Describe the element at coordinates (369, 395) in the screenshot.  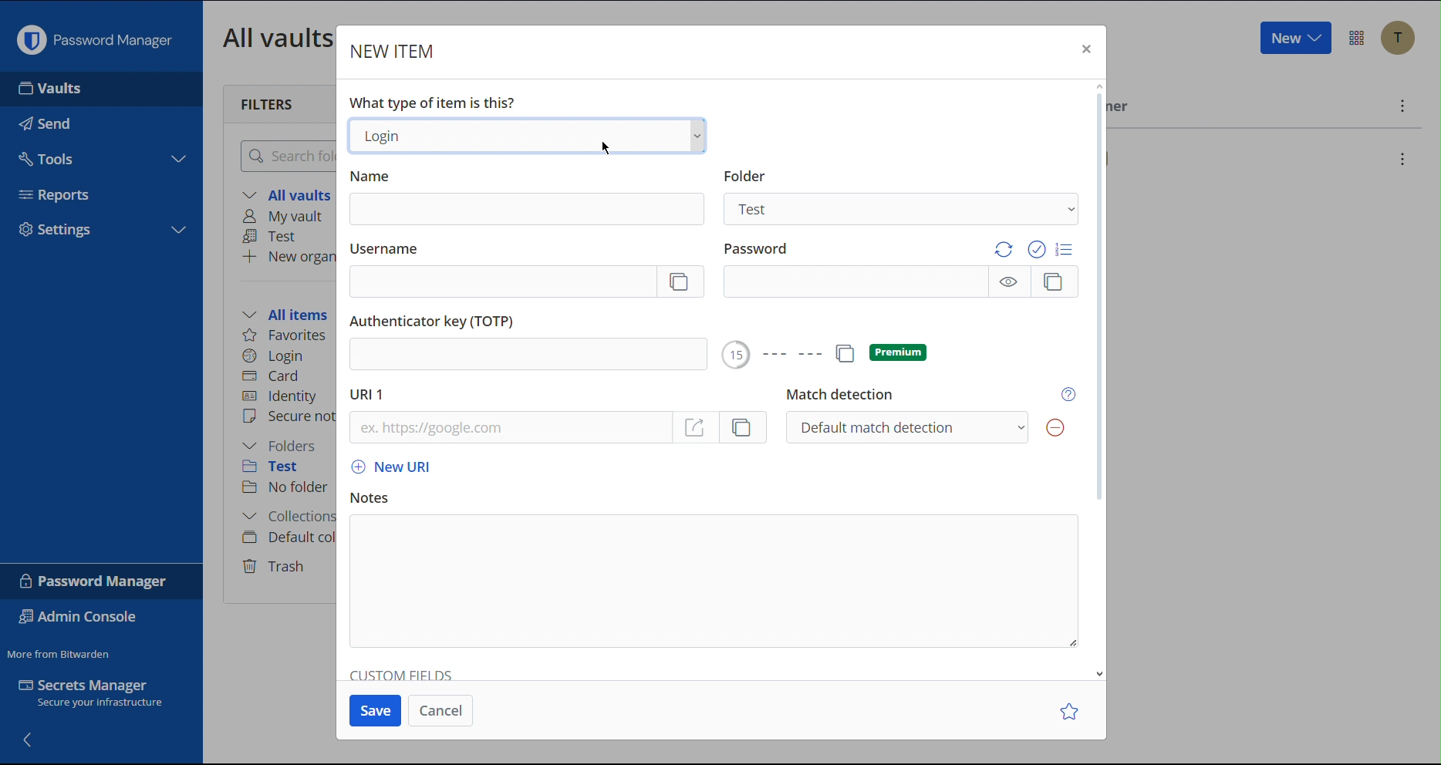
I see `URL 1` at that location.